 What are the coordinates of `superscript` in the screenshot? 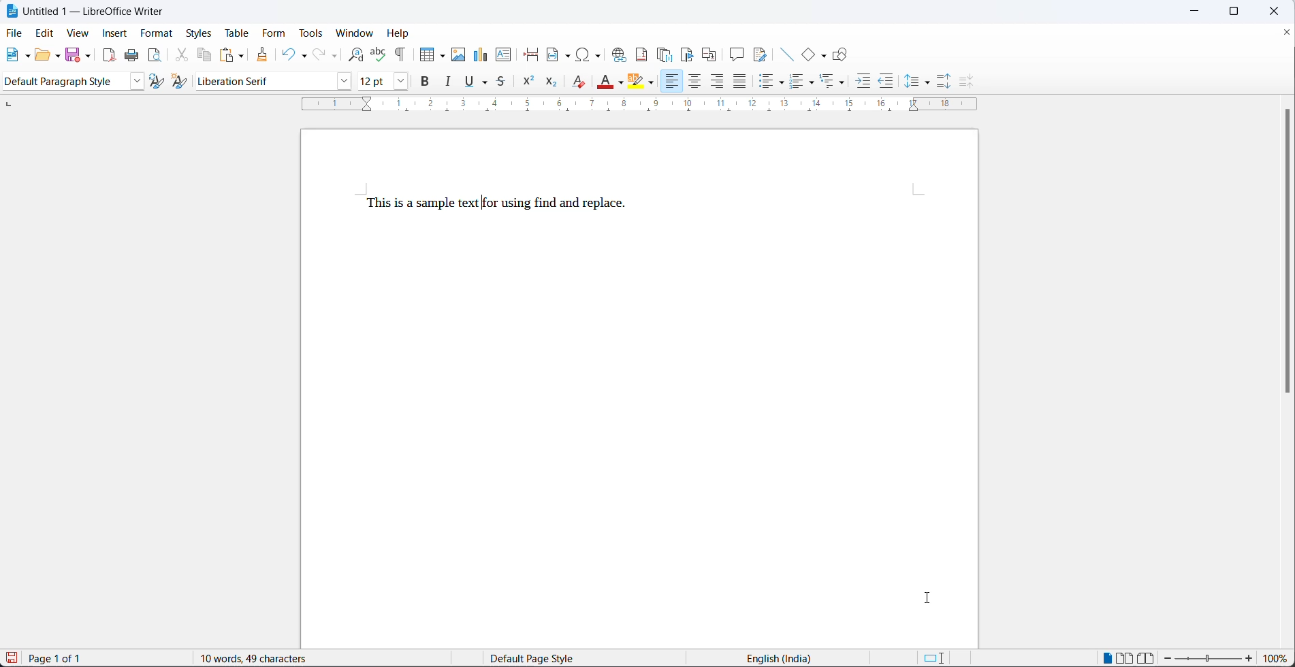 It's located at (528, 84).